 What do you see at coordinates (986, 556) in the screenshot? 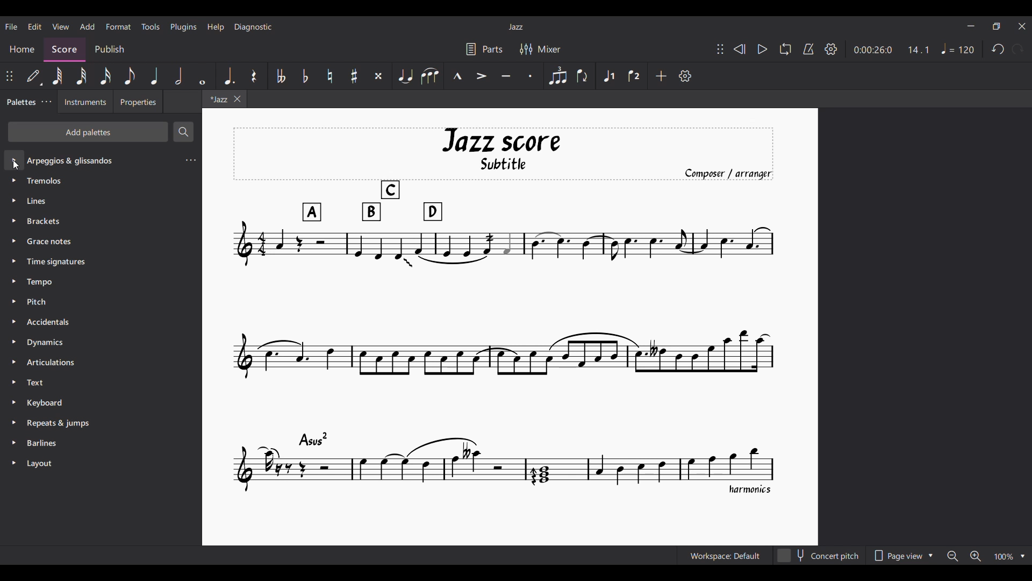
I see `Zoom options` at bounding box center [986, 556].